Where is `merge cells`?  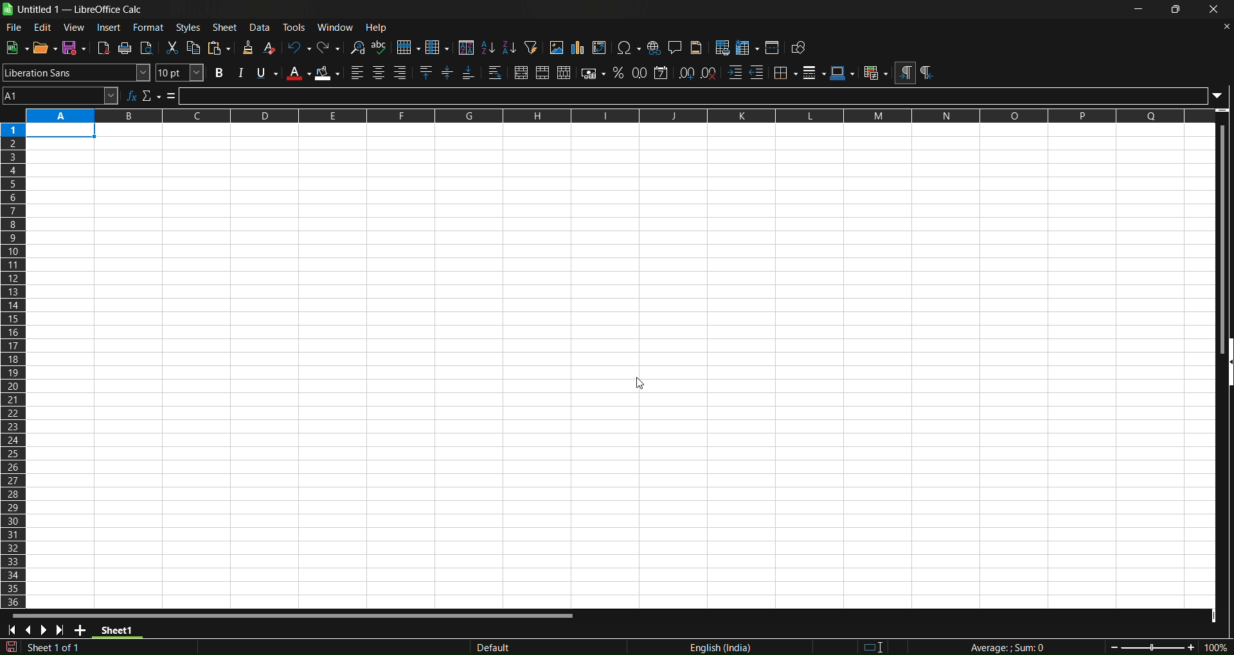
merge cells is located at coordinates (543, 73).